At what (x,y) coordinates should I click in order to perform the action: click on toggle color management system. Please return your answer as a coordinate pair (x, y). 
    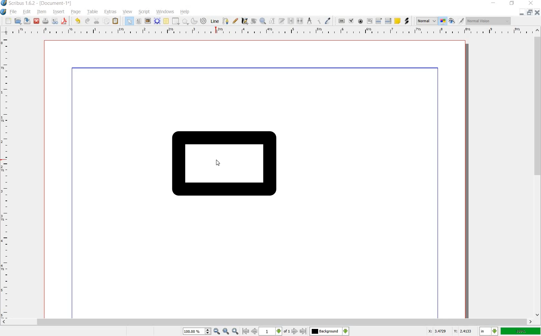
    Looking at the image, I should click on (443, 21).